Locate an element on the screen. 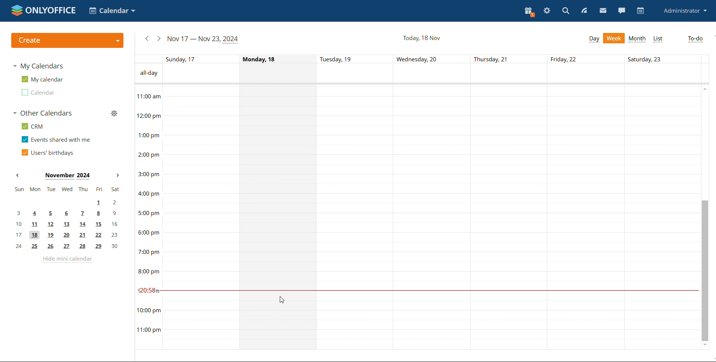 The image size is (716, 362). All-day is located at coordinates (148, 73).